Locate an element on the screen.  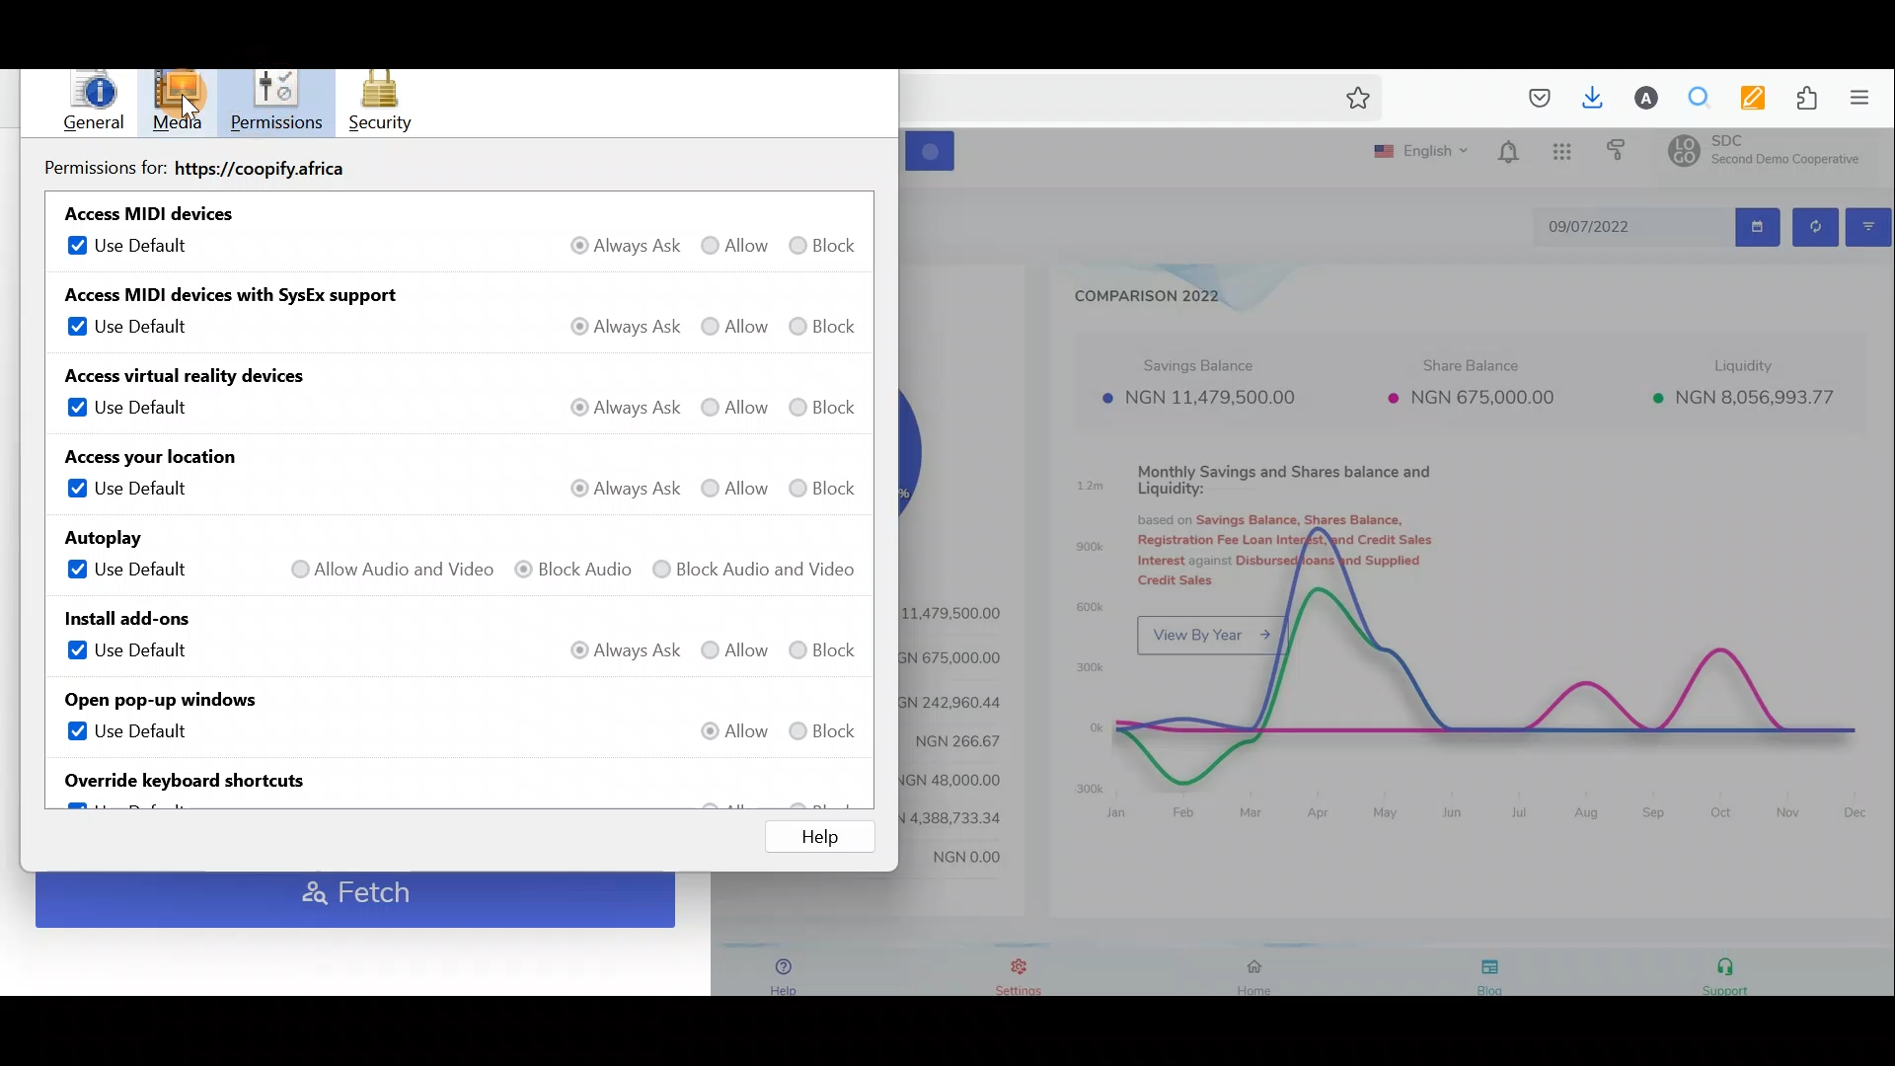
Block is located at coordinates (822, 650).